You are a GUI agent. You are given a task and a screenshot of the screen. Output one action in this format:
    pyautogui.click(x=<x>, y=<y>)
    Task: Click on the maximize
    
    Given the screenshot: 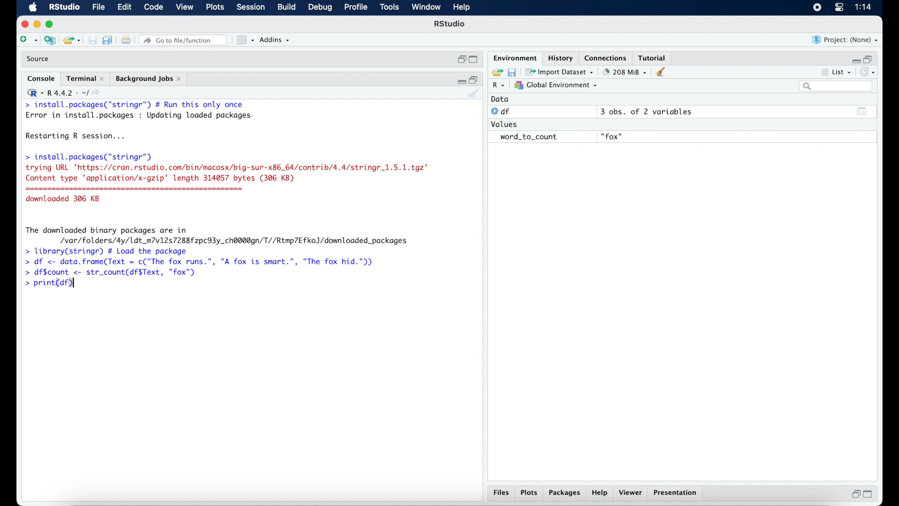 What is the action you would take?
    pyautogui.click(x=52, y=24)
    